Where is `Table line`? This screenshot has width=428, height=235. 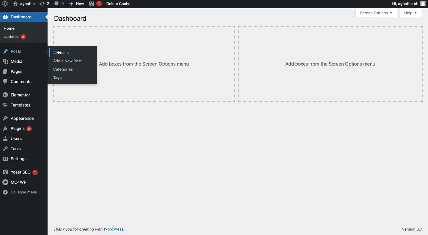
Table line is located at coordinates (54, 91).